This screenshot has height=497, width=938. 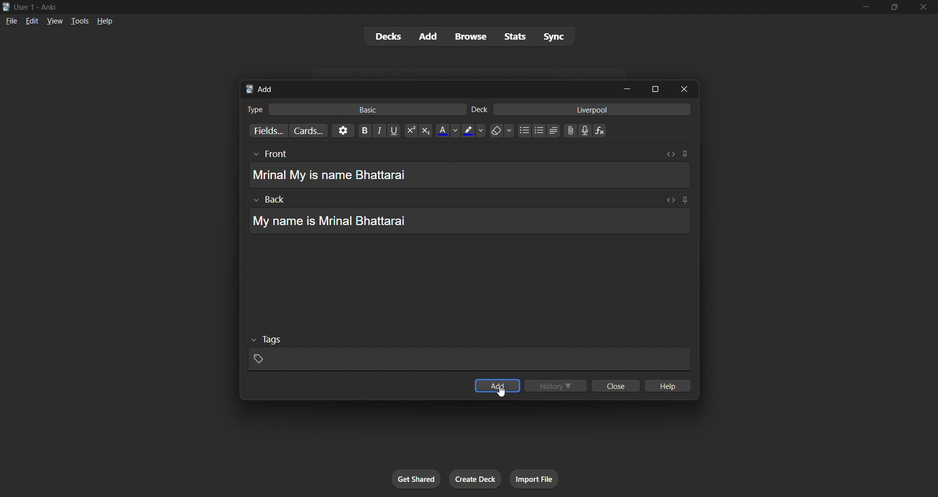 I want to click on super script, so click(x=407, y=131).